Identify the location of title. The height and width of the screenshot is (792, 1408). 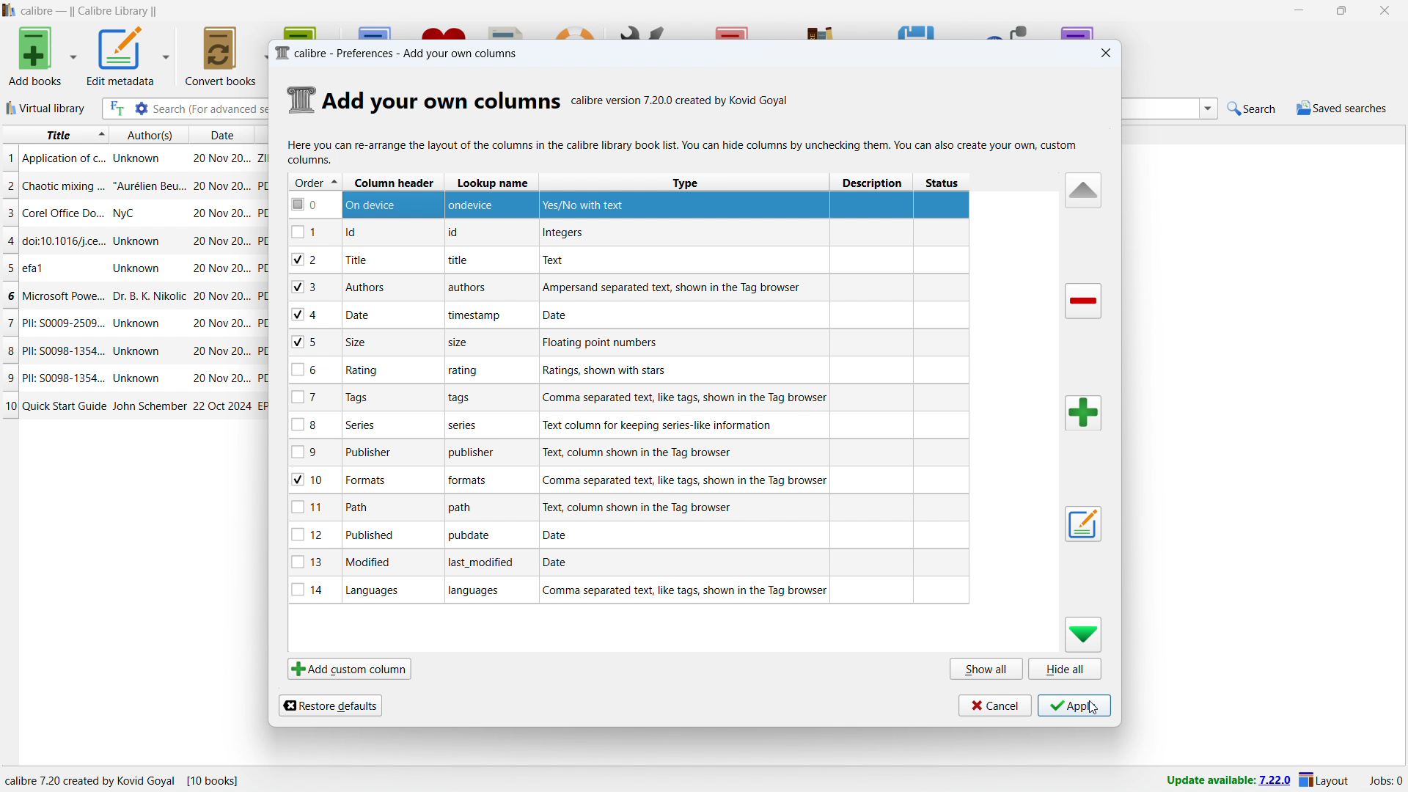
(62, 351).